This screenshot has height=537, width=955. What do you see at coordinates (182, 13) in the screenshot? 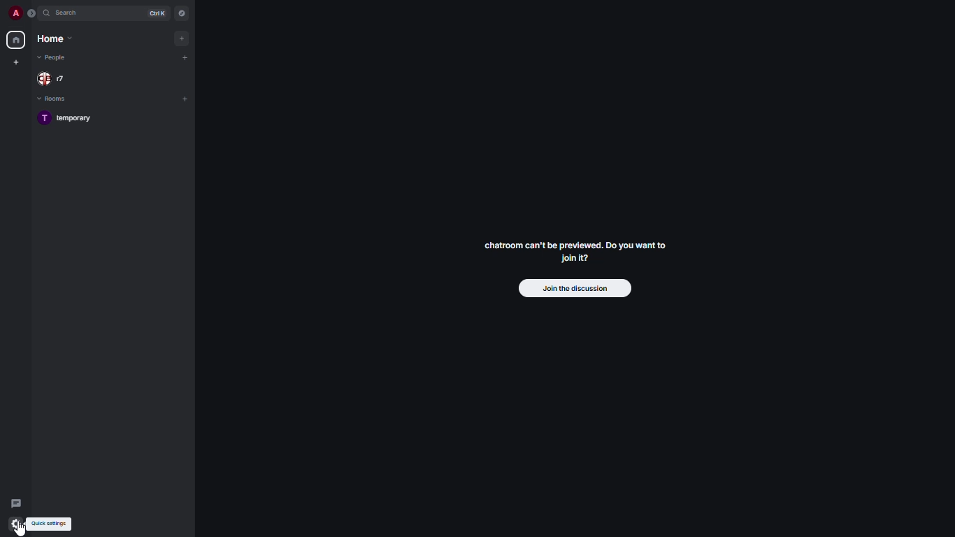
I see `navigator` at bounding box center [182, 13].